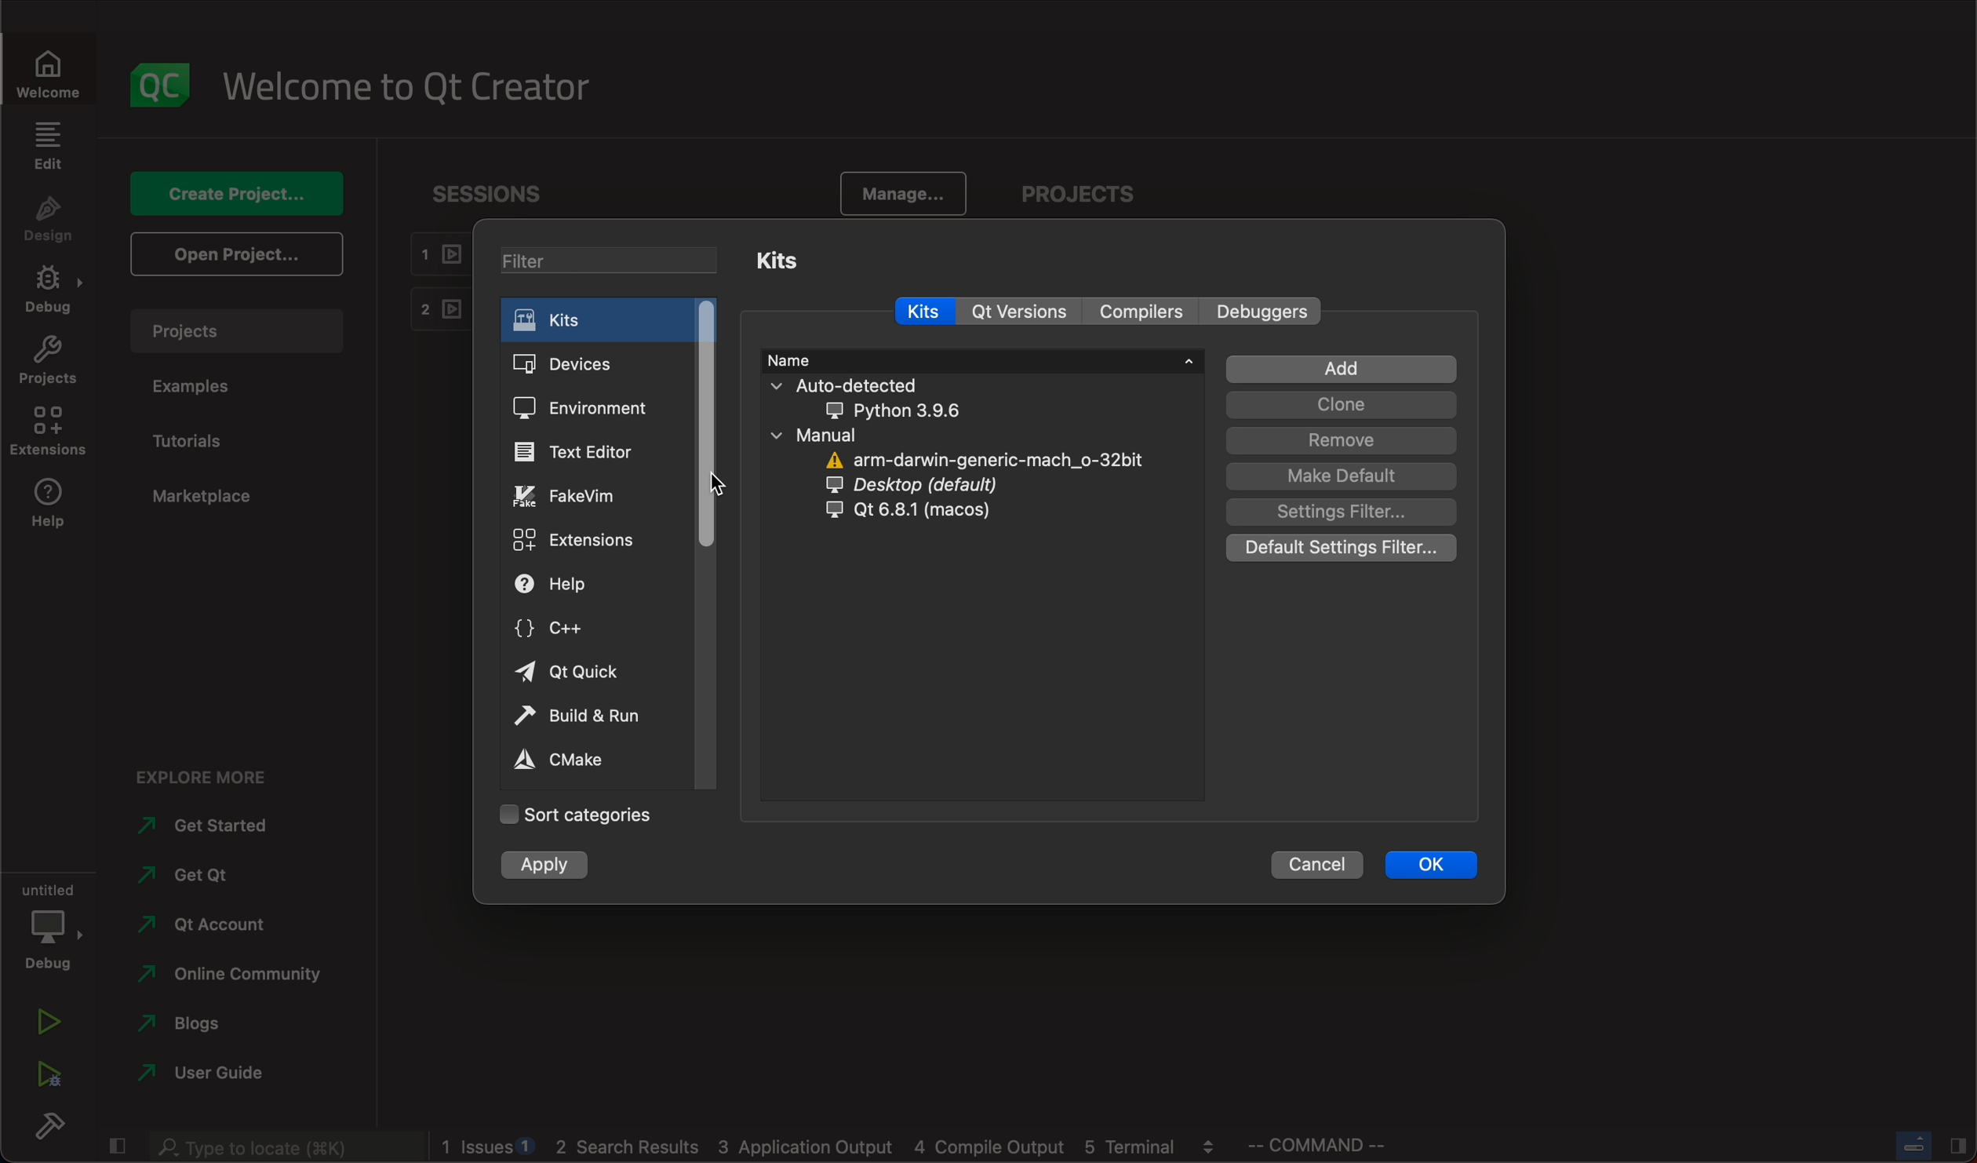  I want to click on welcome, so click(46, 71).